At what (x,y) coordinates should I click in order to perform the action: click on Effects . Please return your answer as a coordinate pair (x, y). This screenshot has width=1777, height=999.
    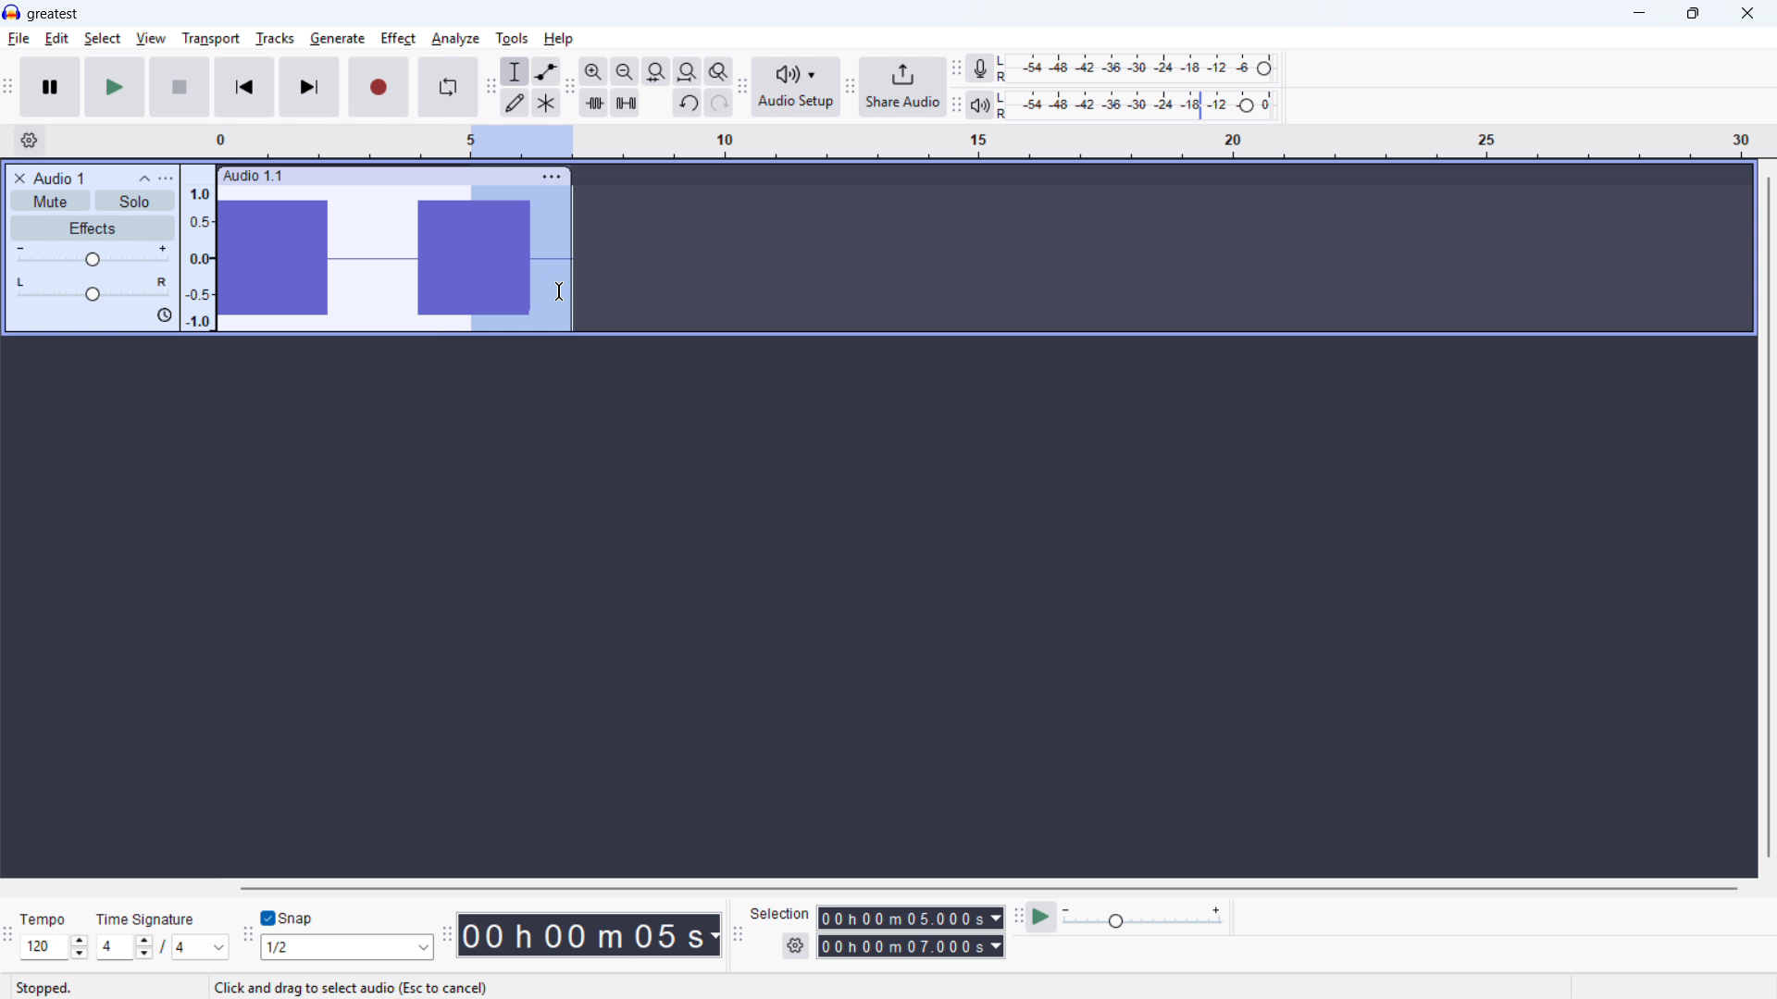
    Looking at the image, I should click on (93, 228).